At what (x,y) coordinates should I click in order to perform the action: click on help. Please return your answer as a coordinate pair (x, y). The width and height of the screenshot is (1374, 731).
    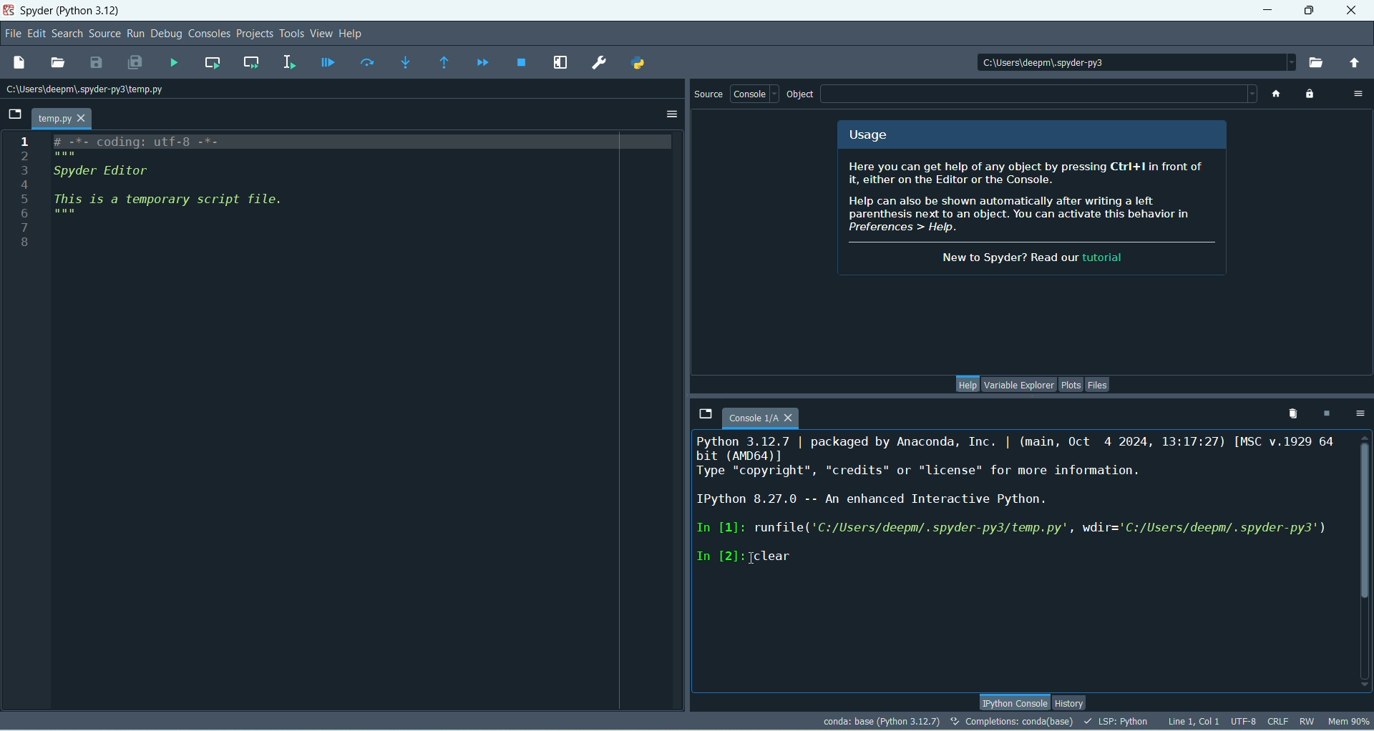
    Looking at the image, I should click on (965, 383).